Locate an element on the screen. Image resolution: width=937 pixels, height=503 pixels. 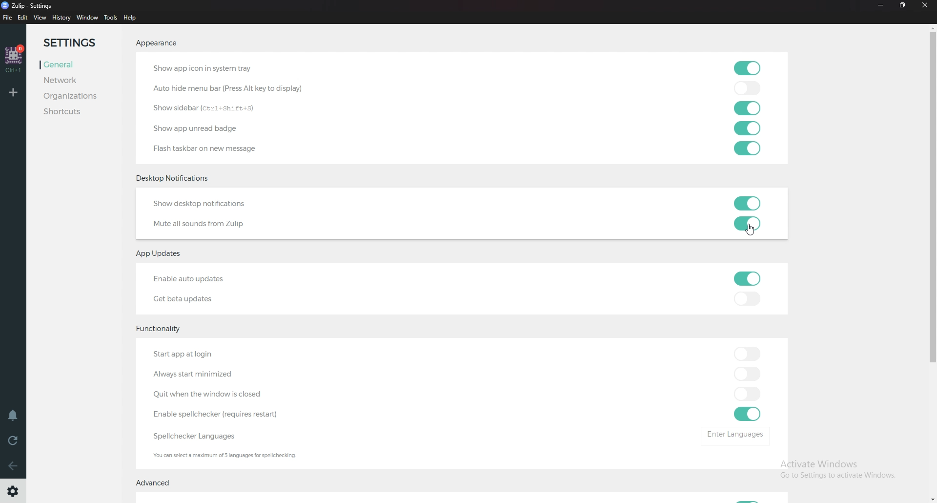
Reload is located at coordinates (14, 441).